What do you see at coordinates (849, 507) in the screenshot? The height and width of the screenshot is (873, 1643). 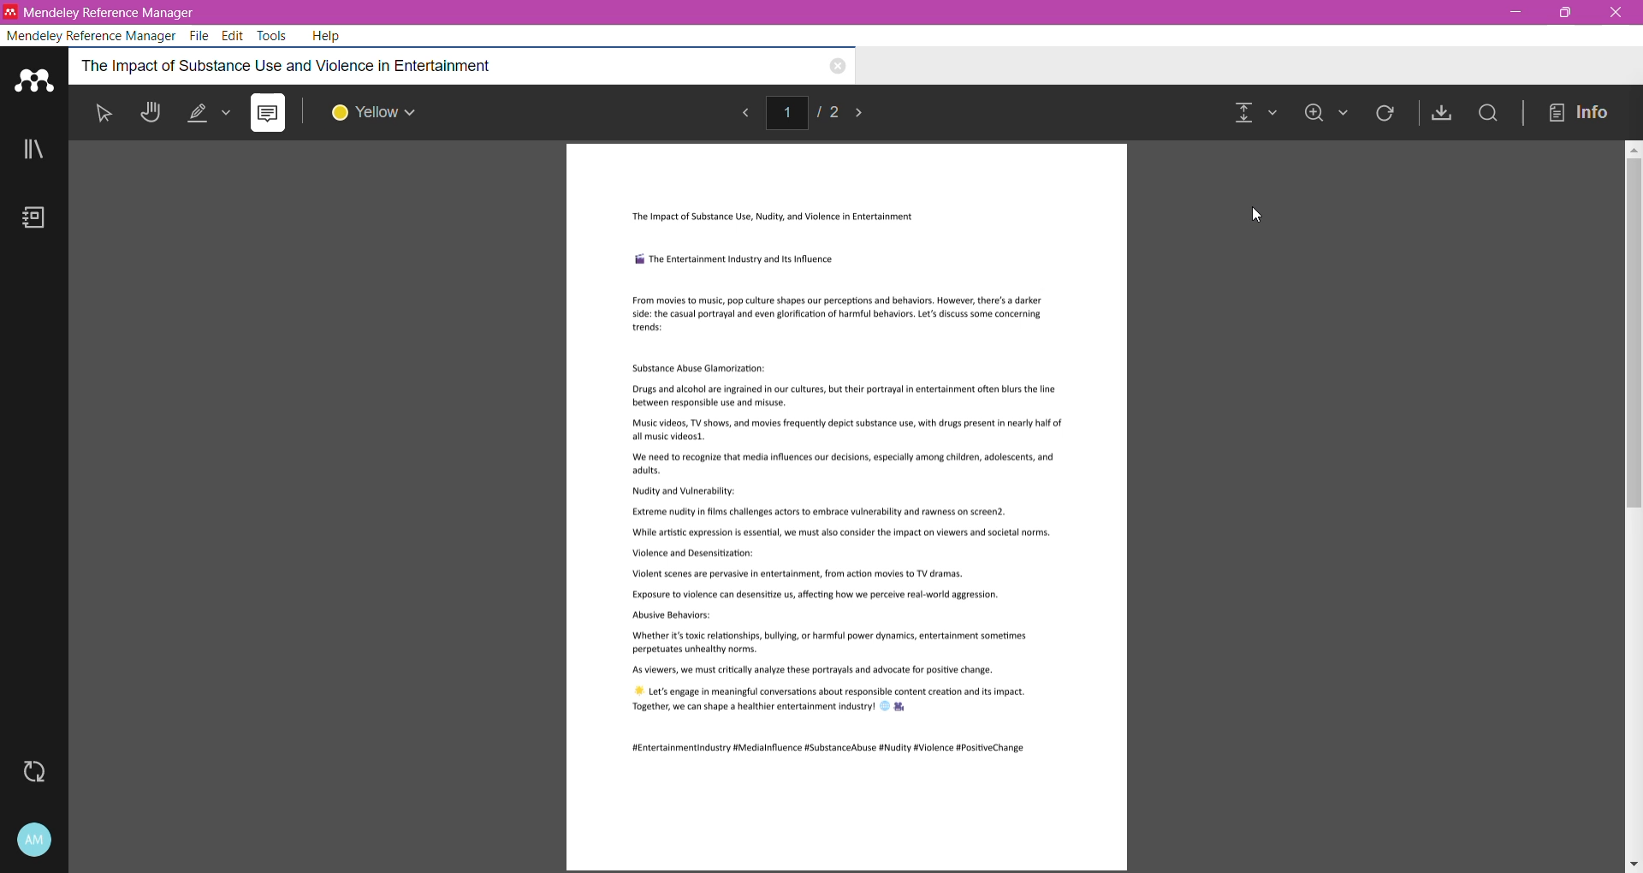 I see `Current Page in Default fit to height View` at bounding box center [849, 507].